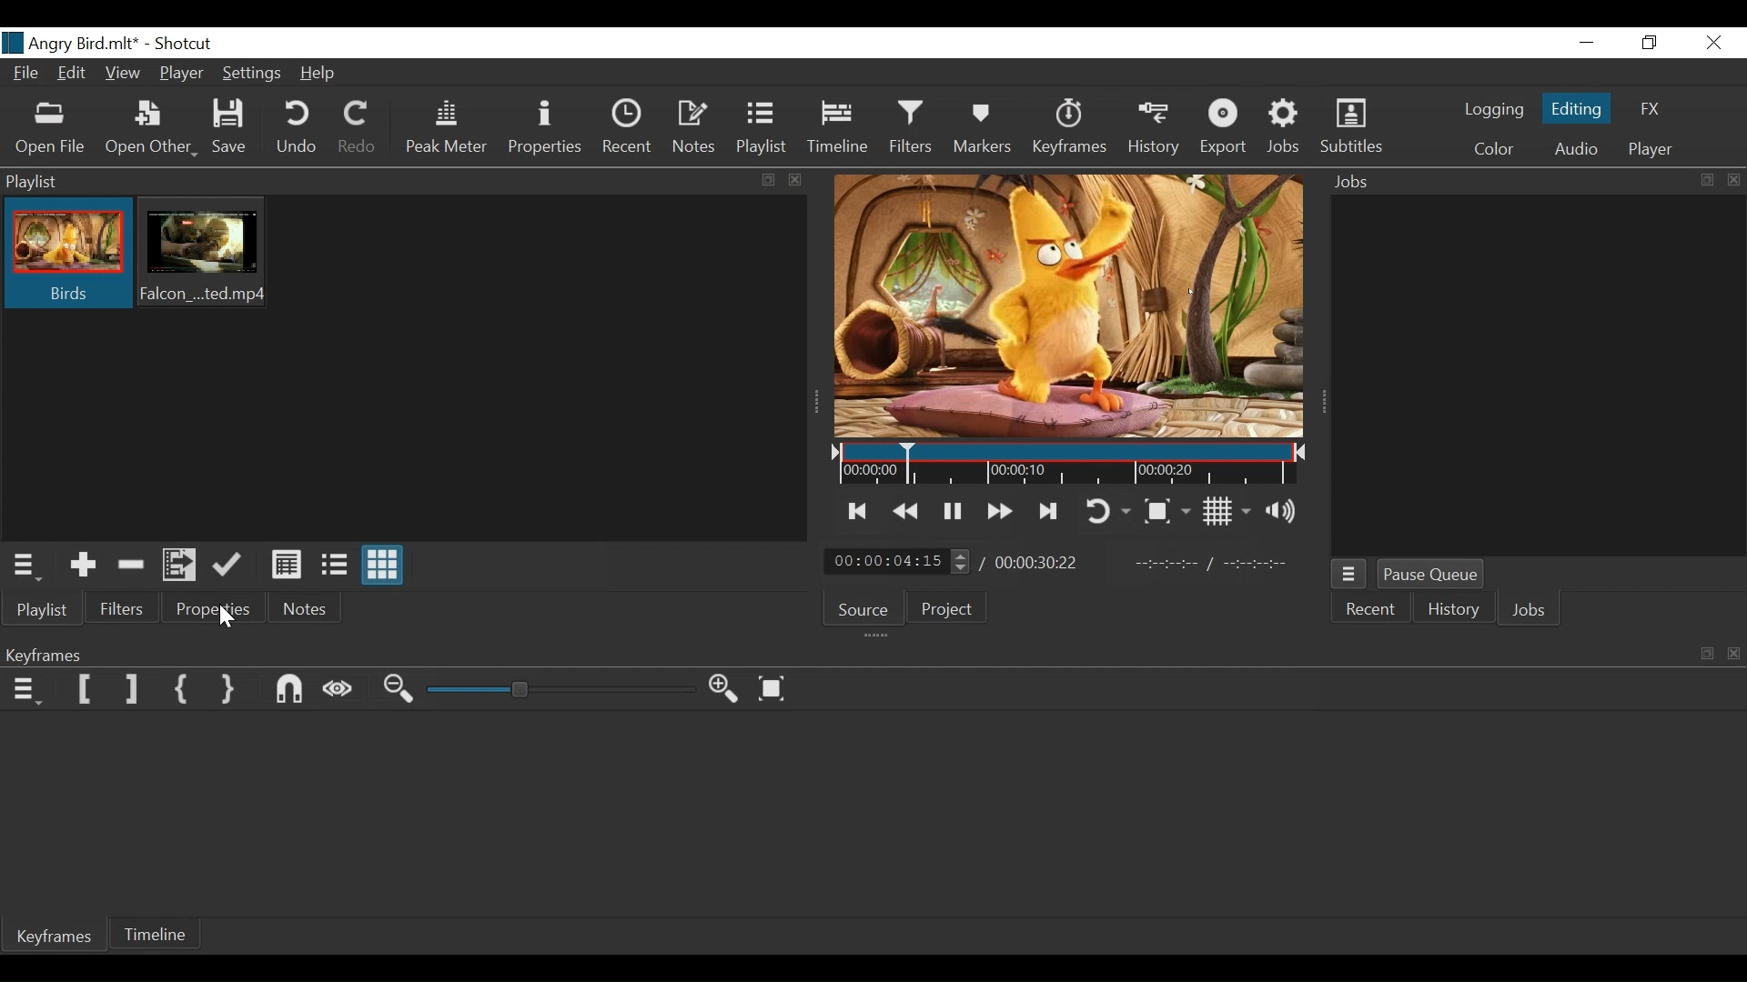 This screenshot has width=1747, height=982. What do you see at coordinates (914, 129) in the screenshot?
I see `Filters` at bounding box center [914, 129].